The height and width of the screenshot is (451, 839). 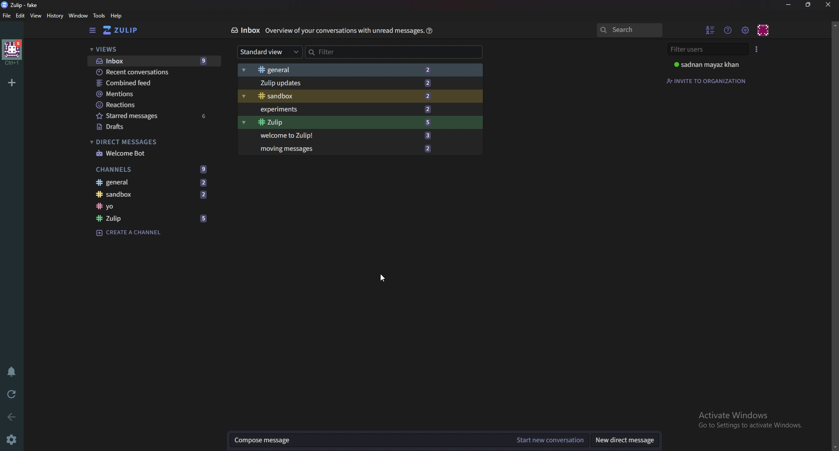 I want to click on Sandbox, so click(x=343, y=96).